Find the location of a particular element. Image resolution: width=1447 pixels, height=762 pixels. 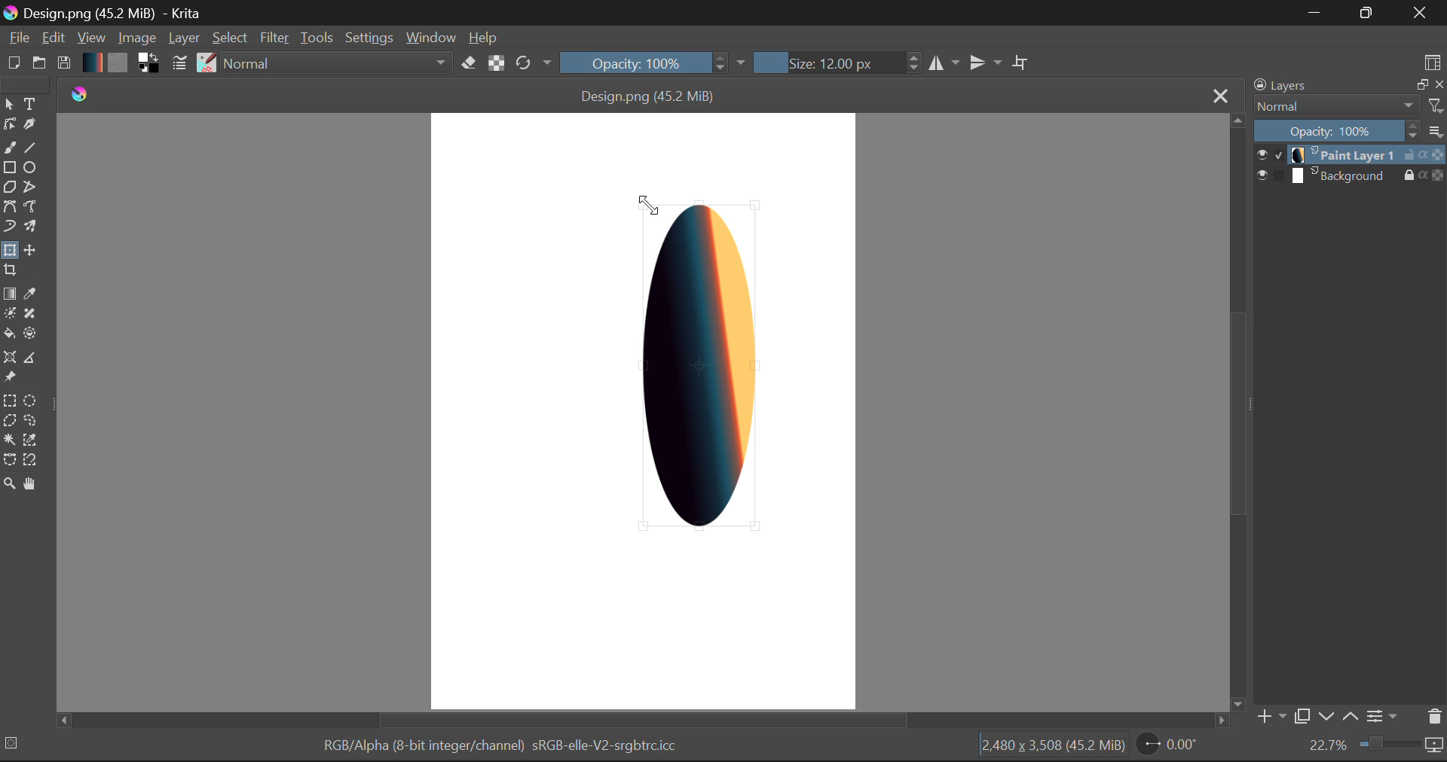

Dynamic Brush is located at coordinates (9, 227).